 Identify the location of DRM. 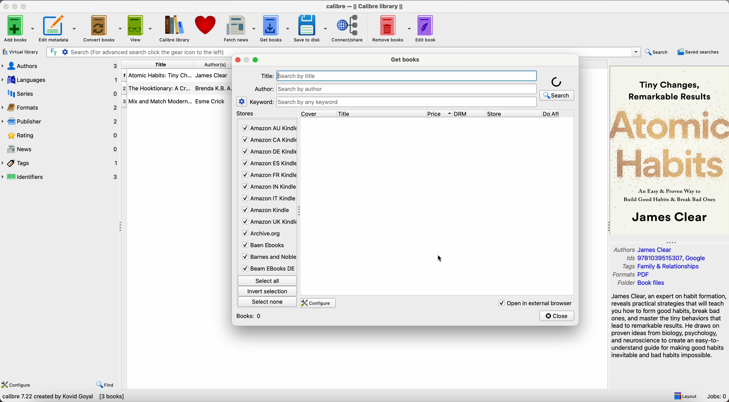
(470, 114).